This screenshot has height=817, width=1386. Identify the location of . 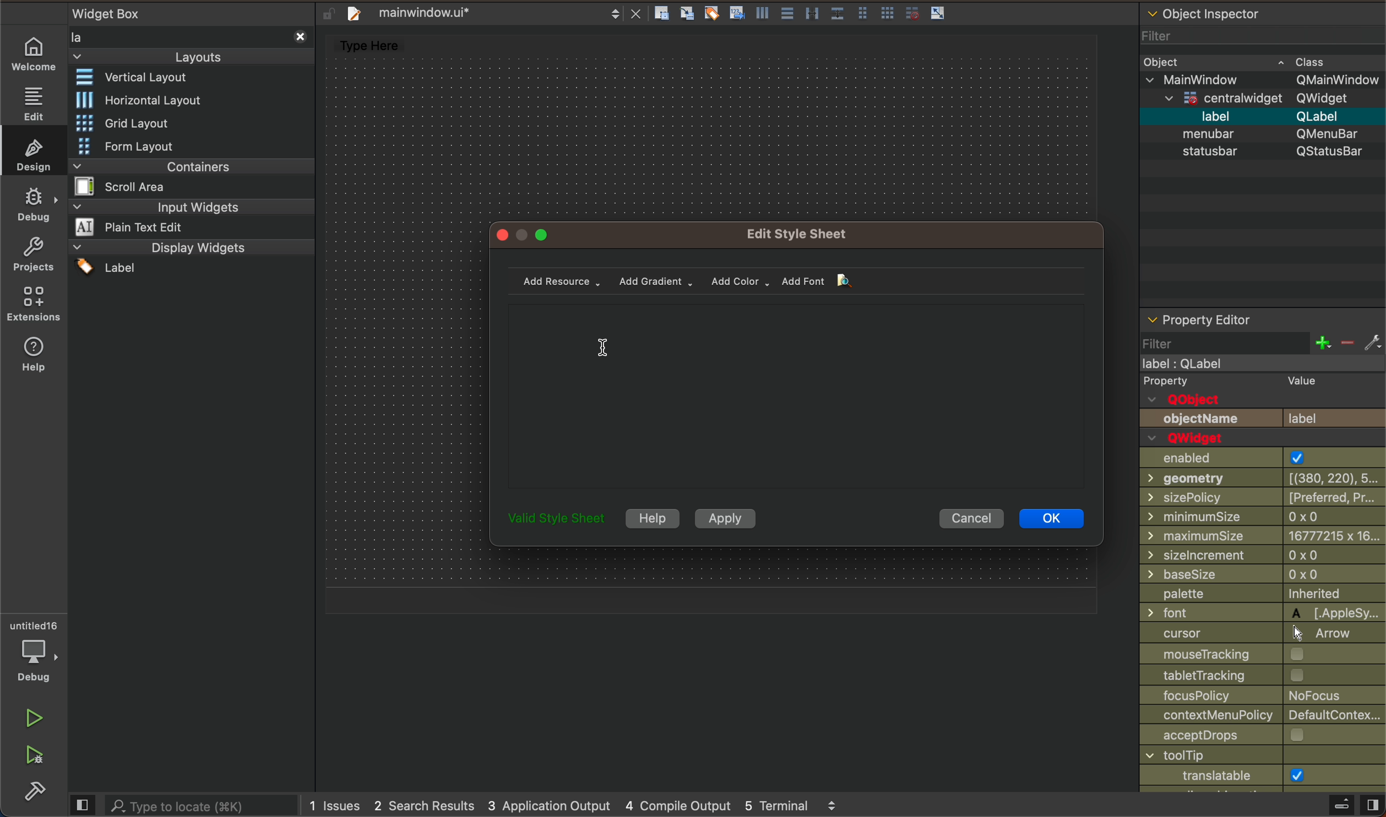
(1231, 676).